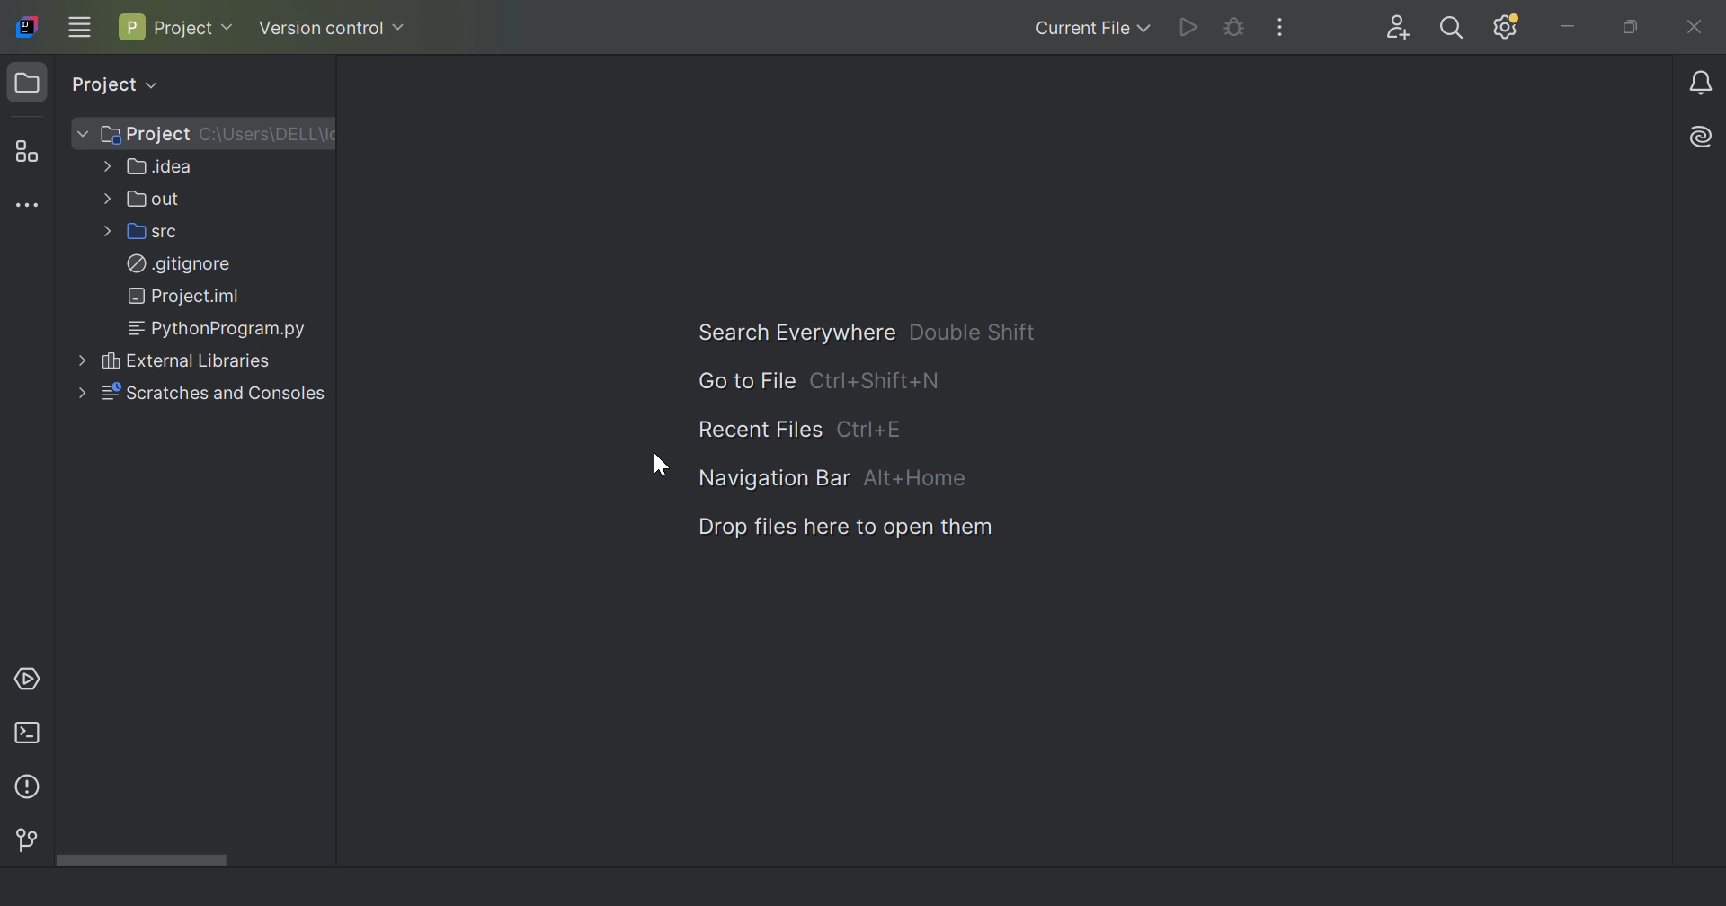 This screenshot has width=1726, height=906. What do you see at coordinates (265, 135) in the screenshot?
I see `C:\Users\DELL\I` at bounding box center [265, 135].